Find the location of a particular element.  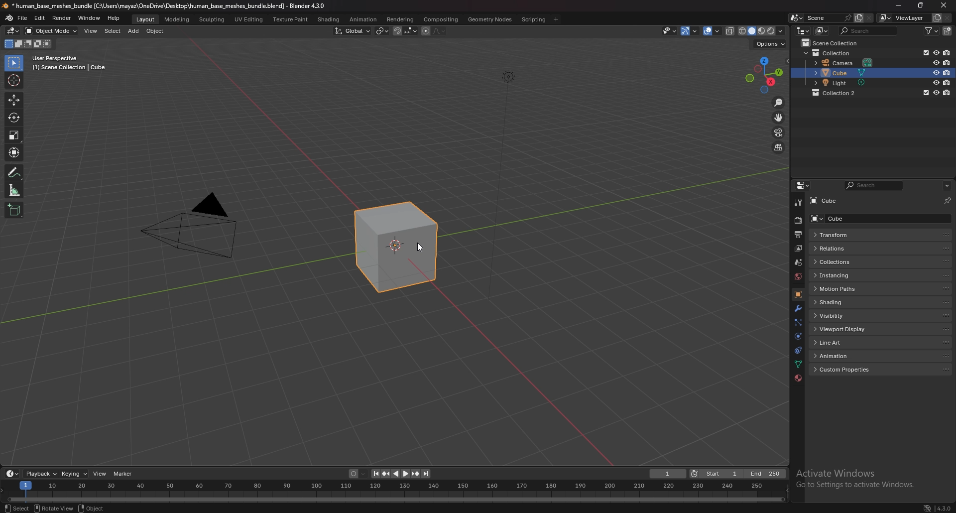

jump to endpoint is located at coordinates (375, 474).